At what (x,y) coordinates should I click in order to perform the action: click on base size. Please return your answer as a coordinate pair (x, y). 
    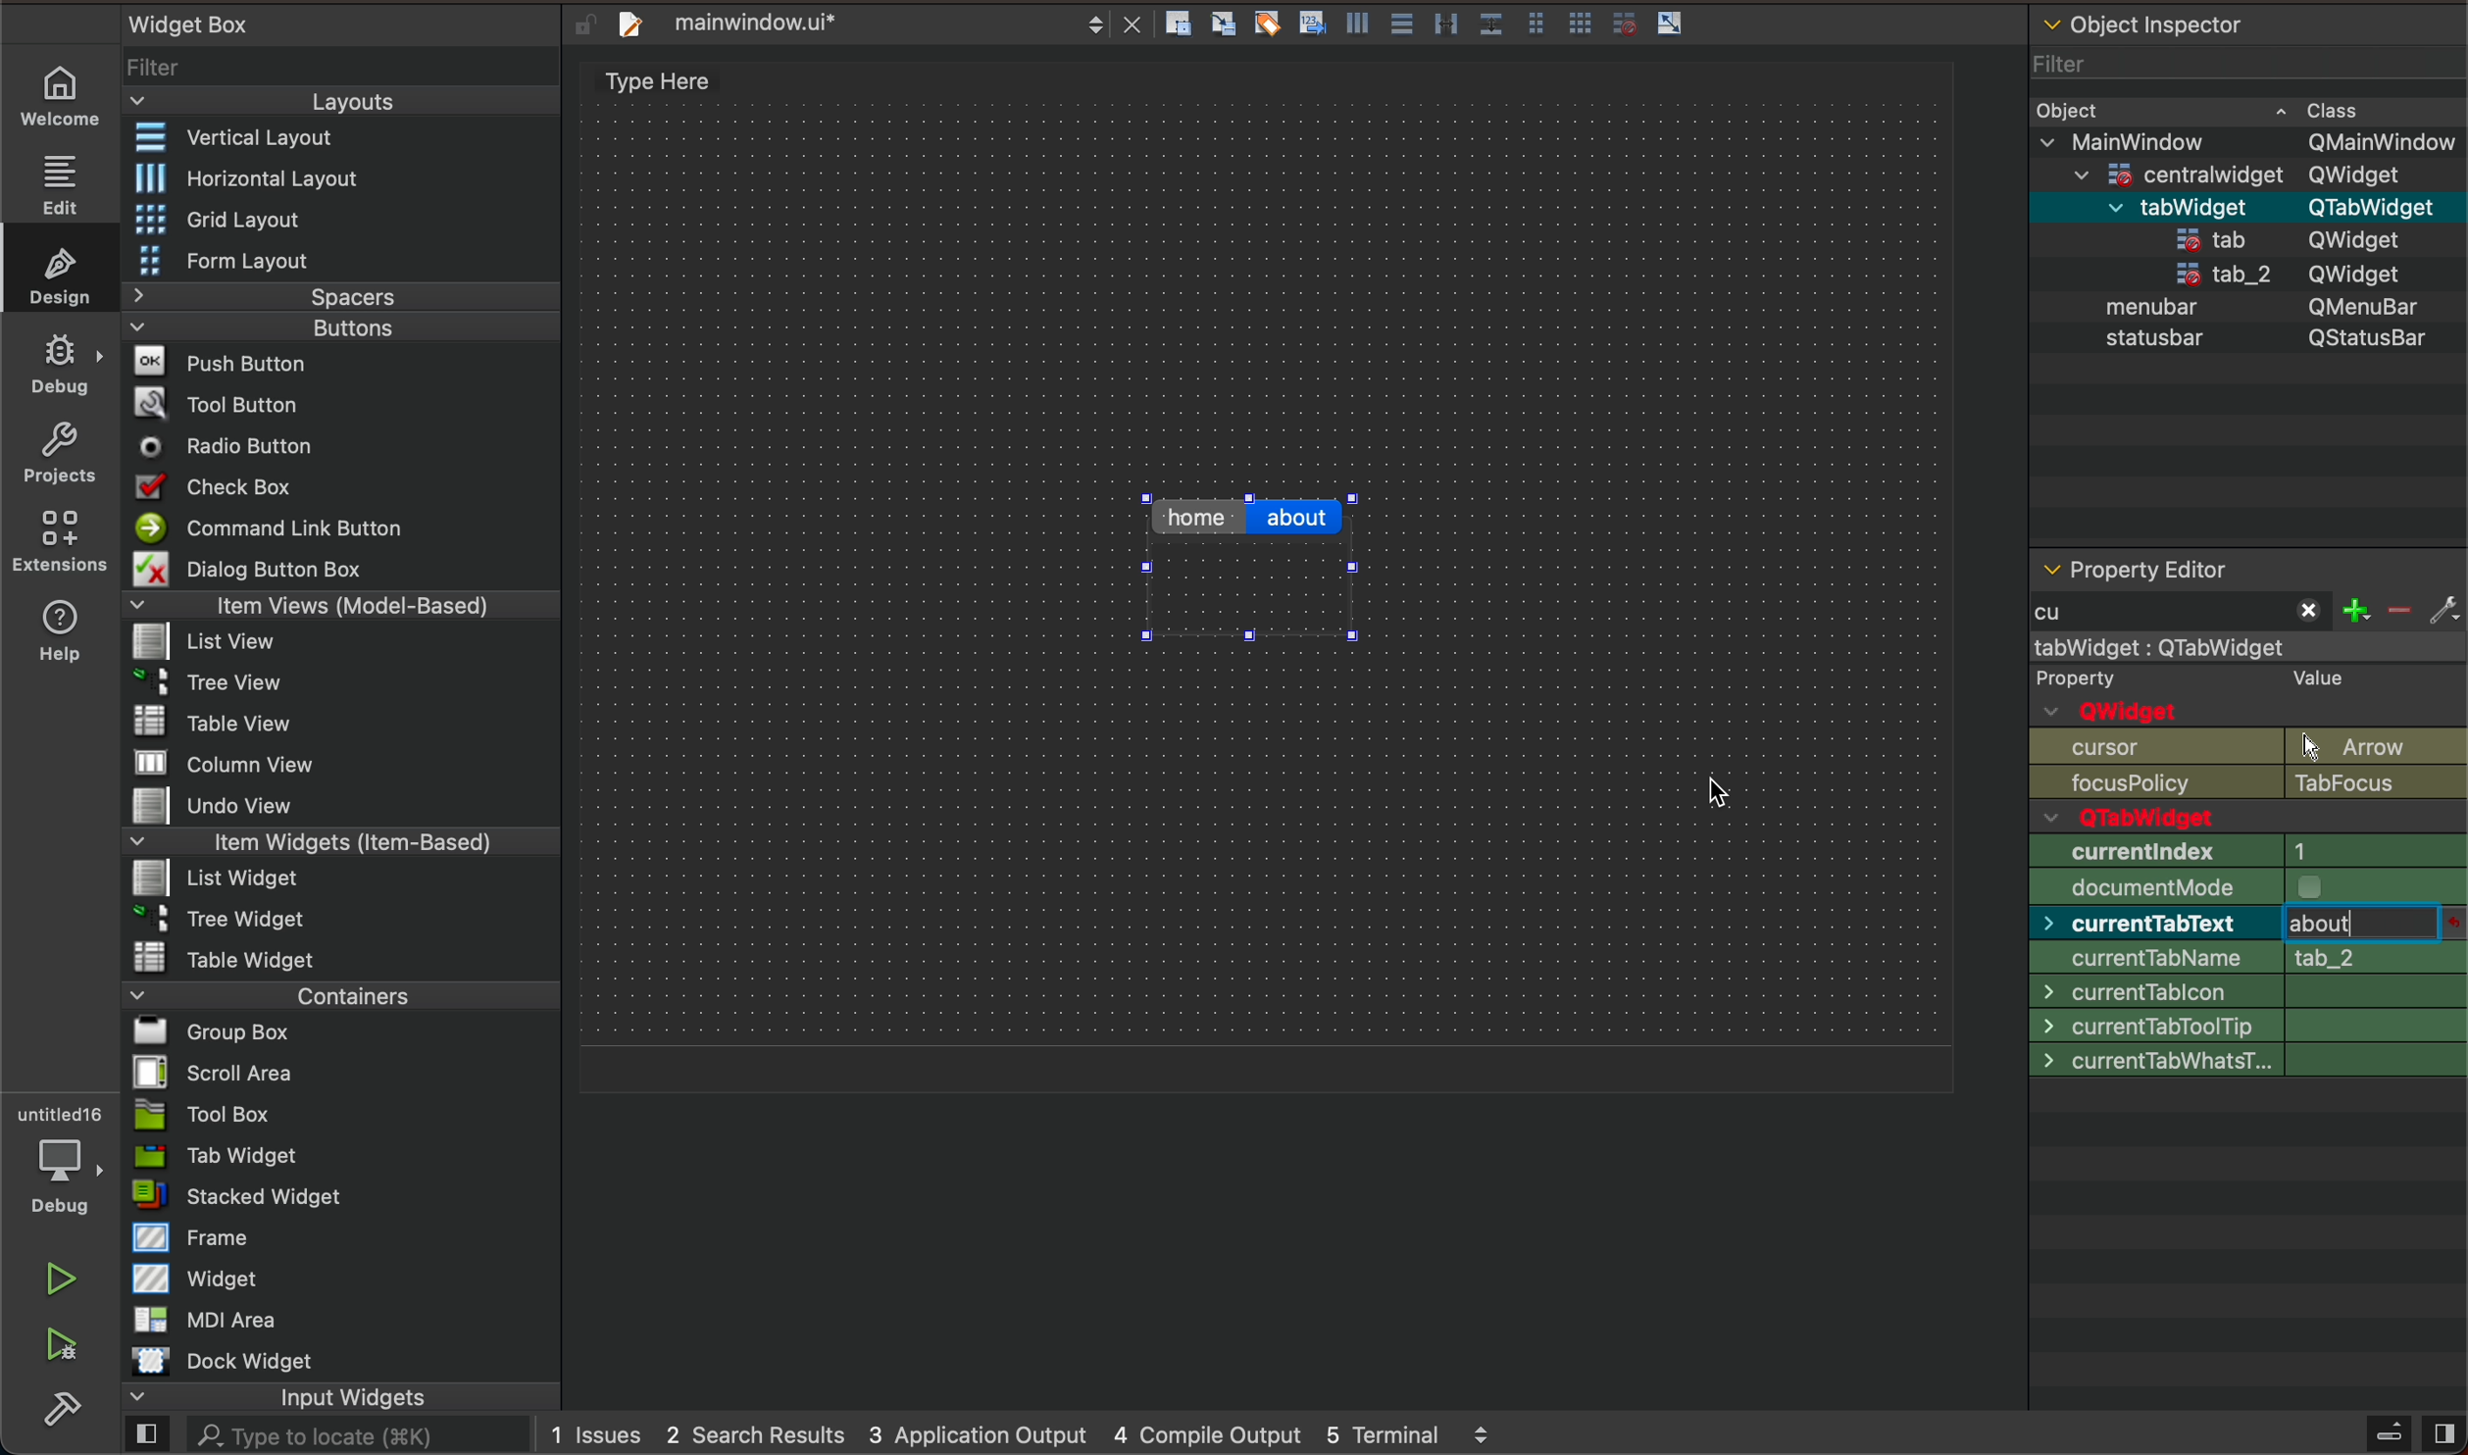
    Looking at the image, I should click on (2247, 1021).